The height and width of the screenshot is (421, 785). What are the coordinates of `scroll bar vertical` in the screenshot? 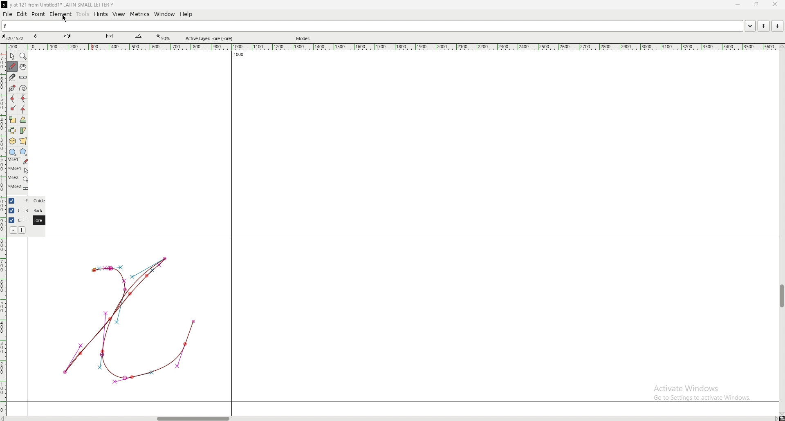 It's located at (781, 296).